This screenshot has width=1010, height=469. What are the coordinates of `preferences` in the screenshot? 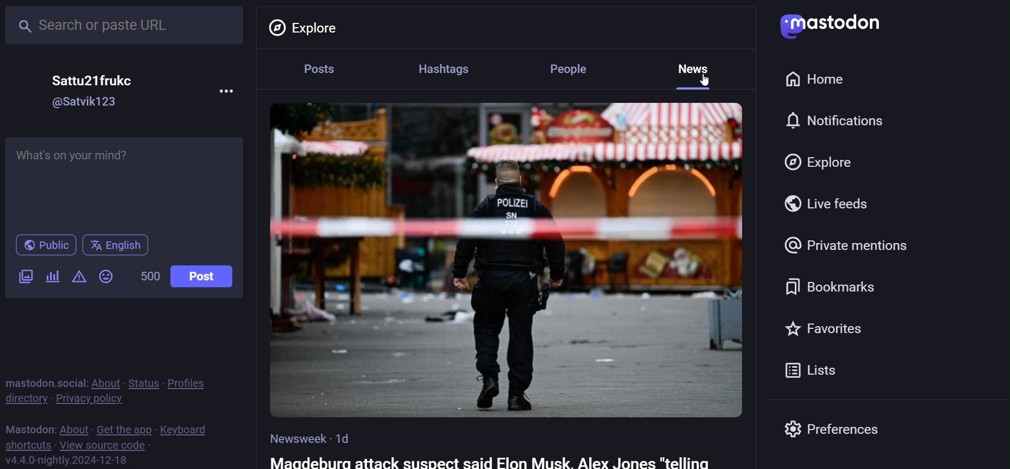 It's located at (861, 429).